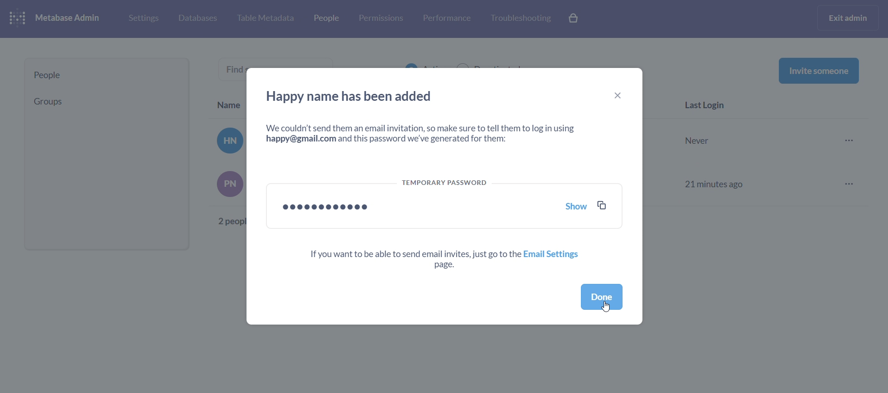 The height and width of the screenshot is (393, 888). Describe the element at coordinates (381, 18) in the screenshot. I see `permissions` at that location.